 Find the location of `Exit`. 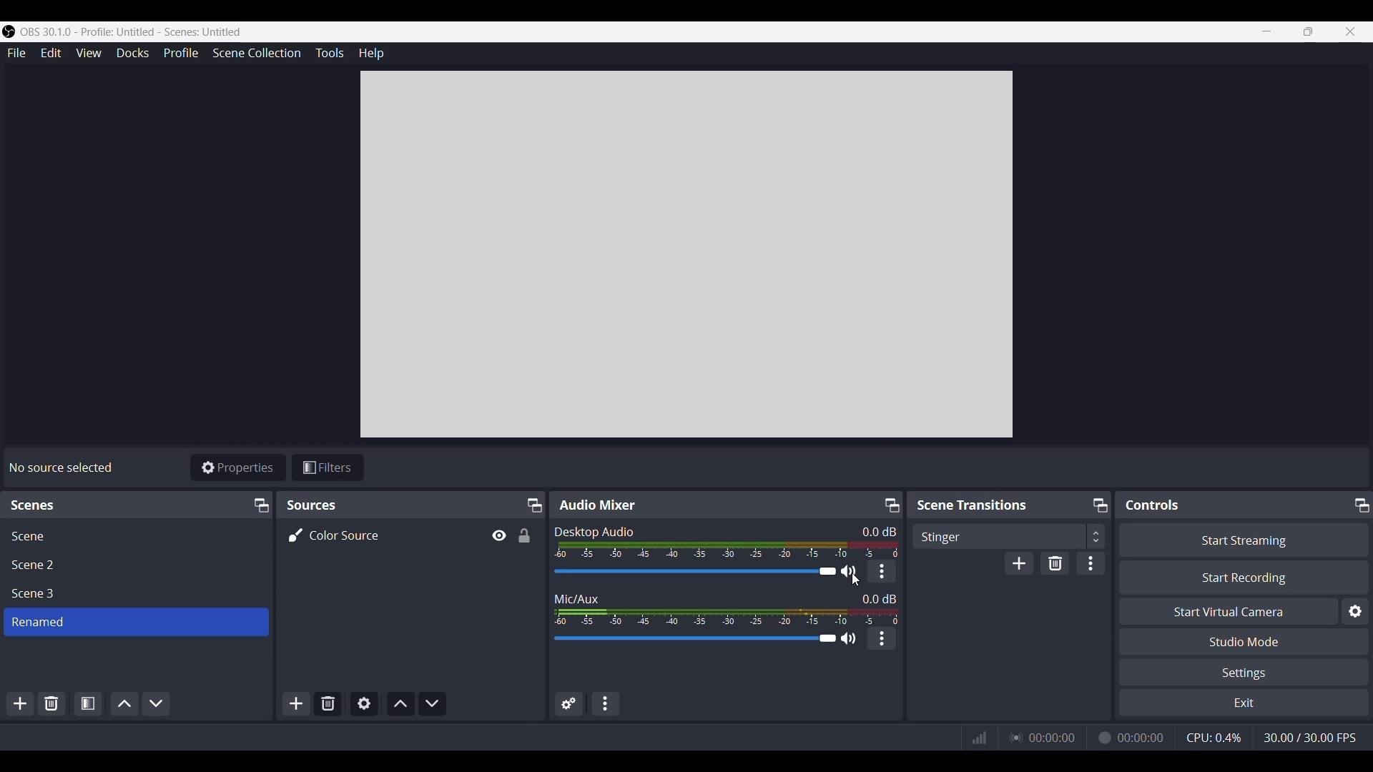

Exit is located at coordinates (1244, 702).